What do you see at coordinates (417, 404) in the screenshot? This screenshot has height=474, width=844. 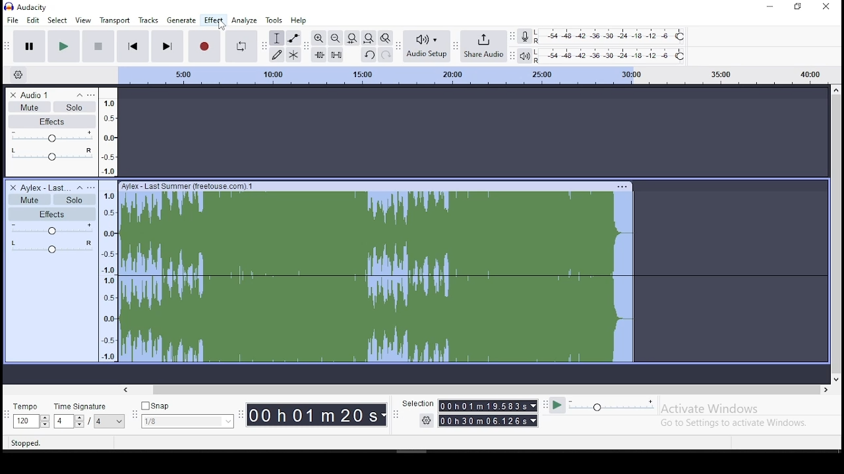 I see `selection` at bounding box center [417, 404].